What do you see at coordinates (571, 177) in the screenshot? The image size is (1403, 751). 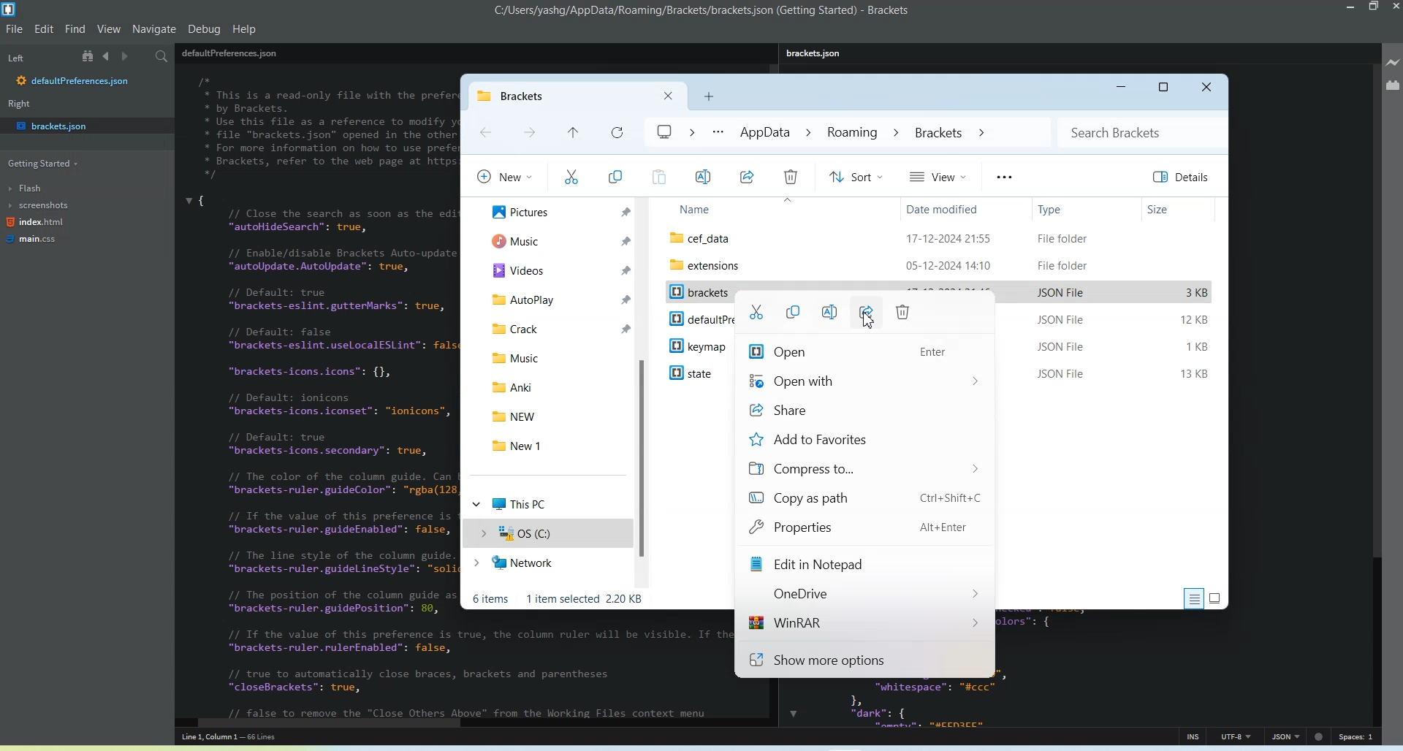 I see `Cut` at bounding box center [571, 177].